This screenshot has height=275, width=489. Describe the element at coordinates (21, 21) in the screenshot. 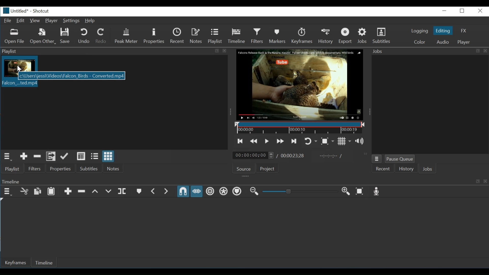

I see `Edit` at that location.